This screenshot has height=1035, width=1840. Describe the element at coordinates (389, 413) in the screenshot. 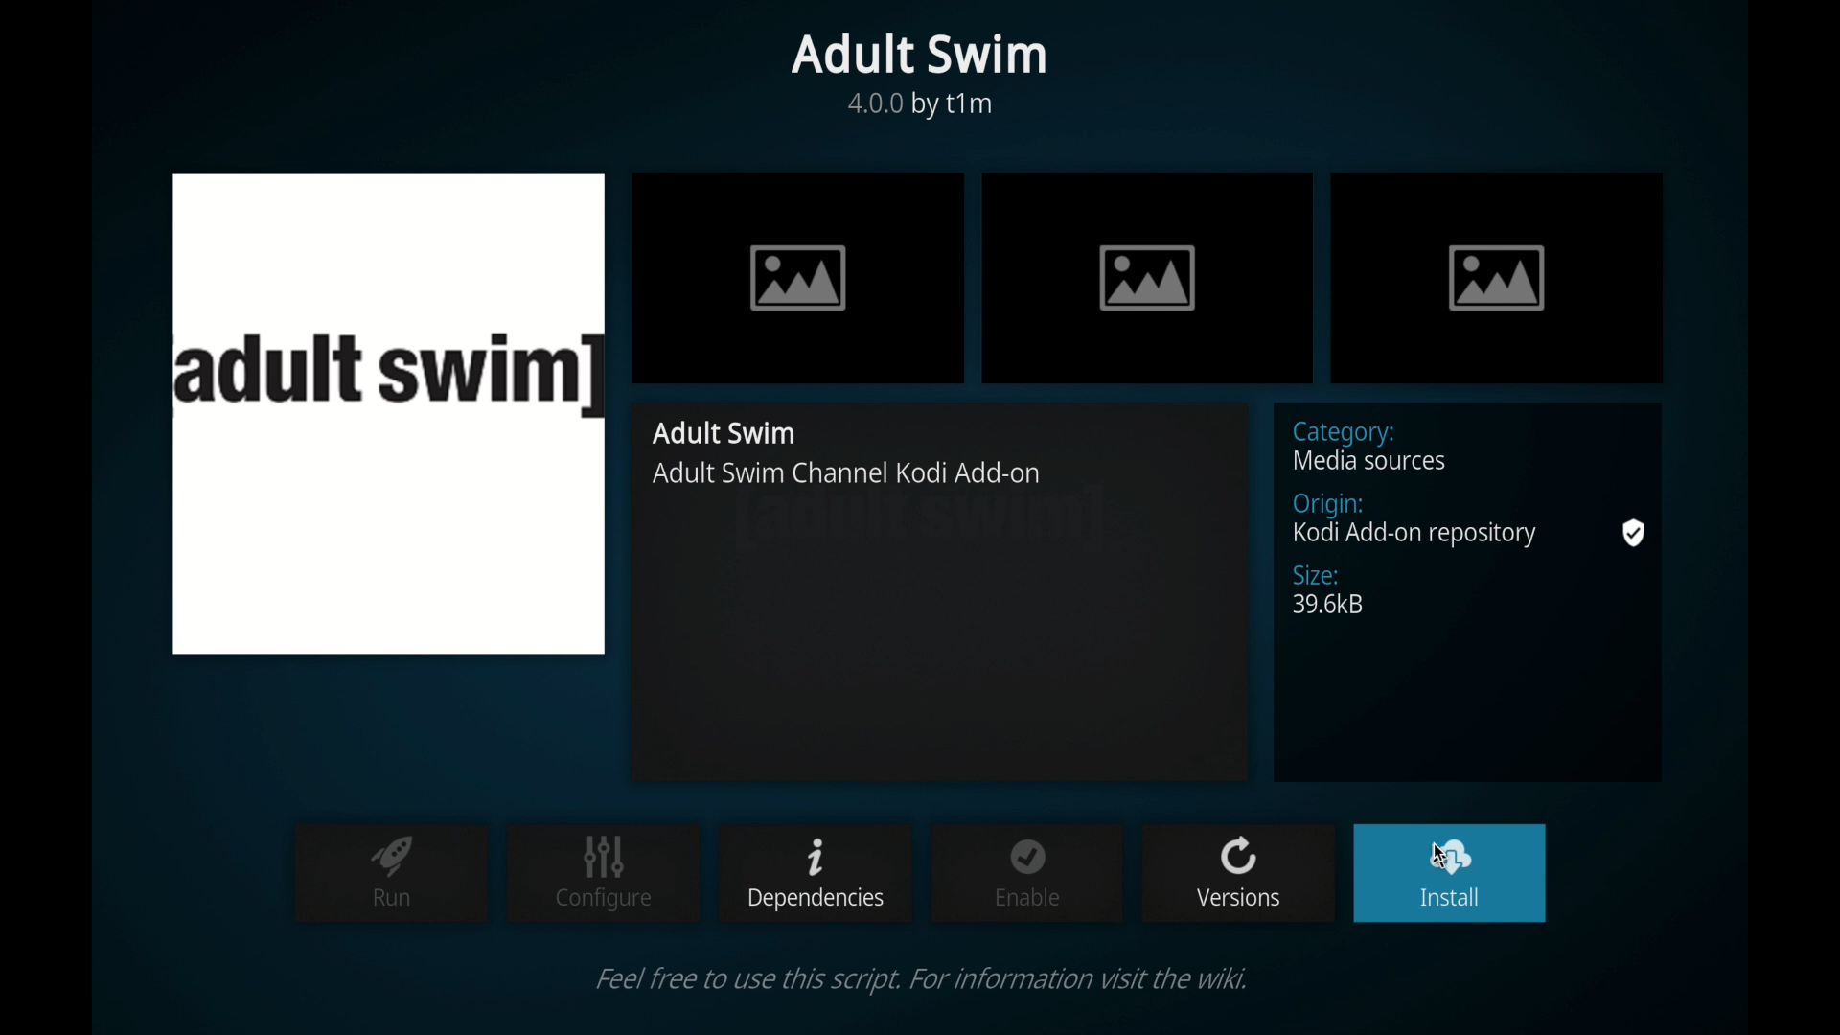

I see `adult swim icon` at that location.